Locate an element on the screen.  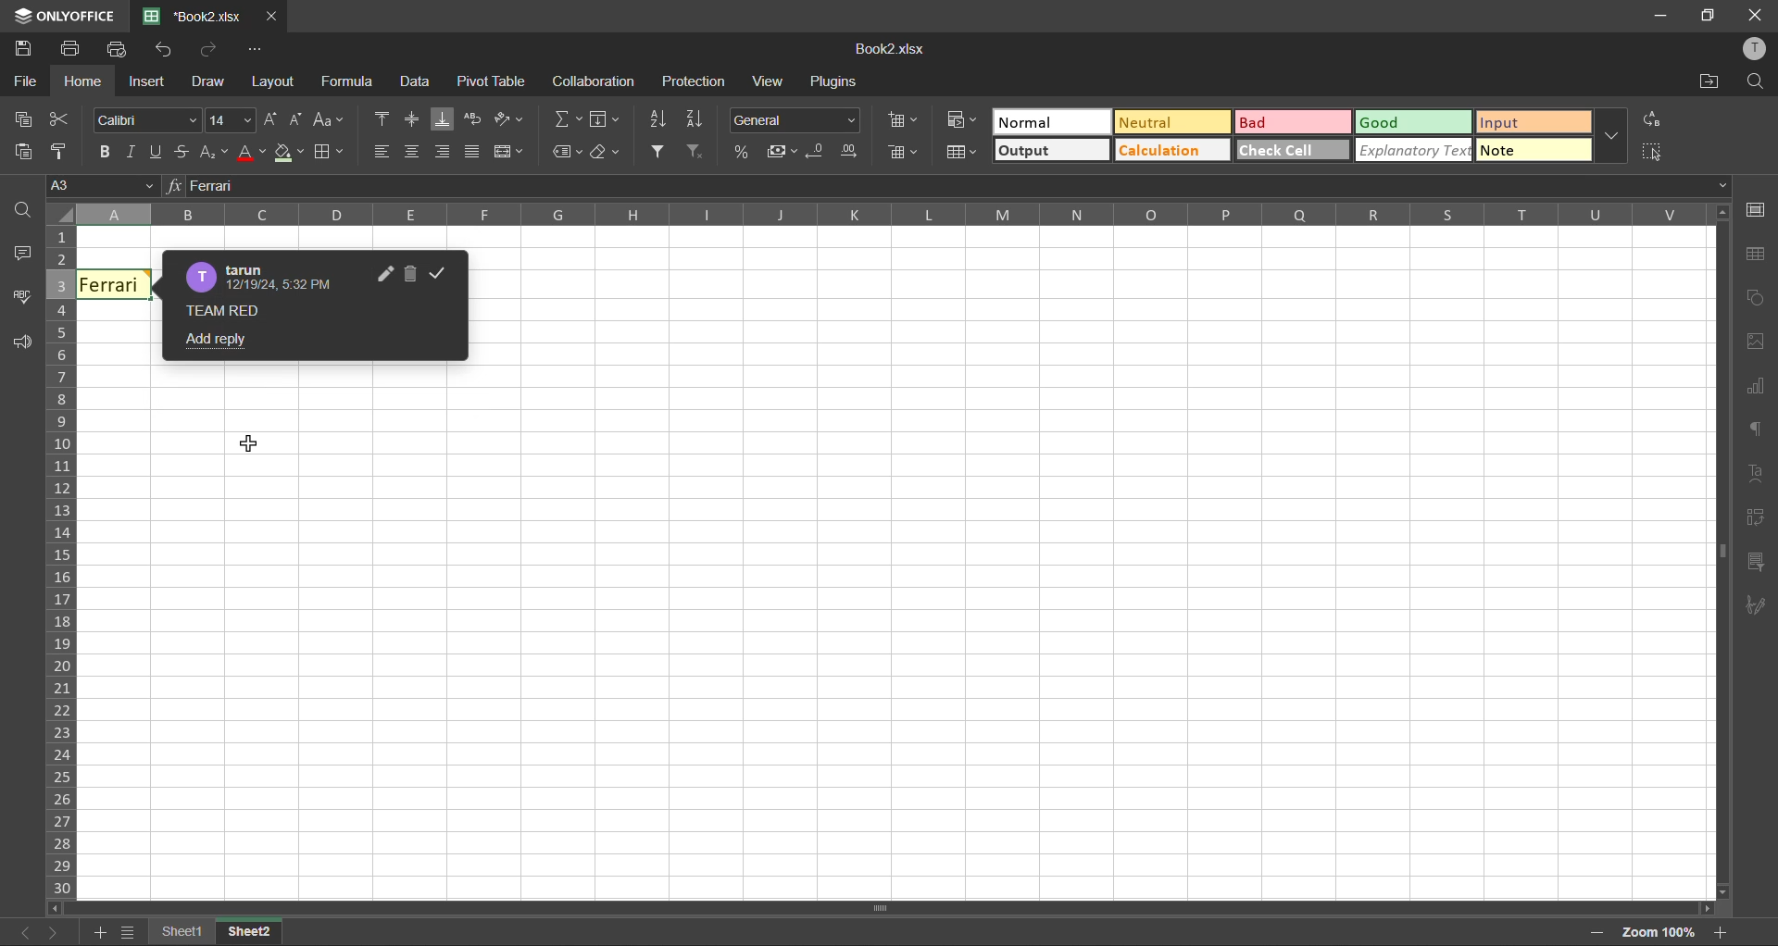
cut is located at coordinates (64, 118).